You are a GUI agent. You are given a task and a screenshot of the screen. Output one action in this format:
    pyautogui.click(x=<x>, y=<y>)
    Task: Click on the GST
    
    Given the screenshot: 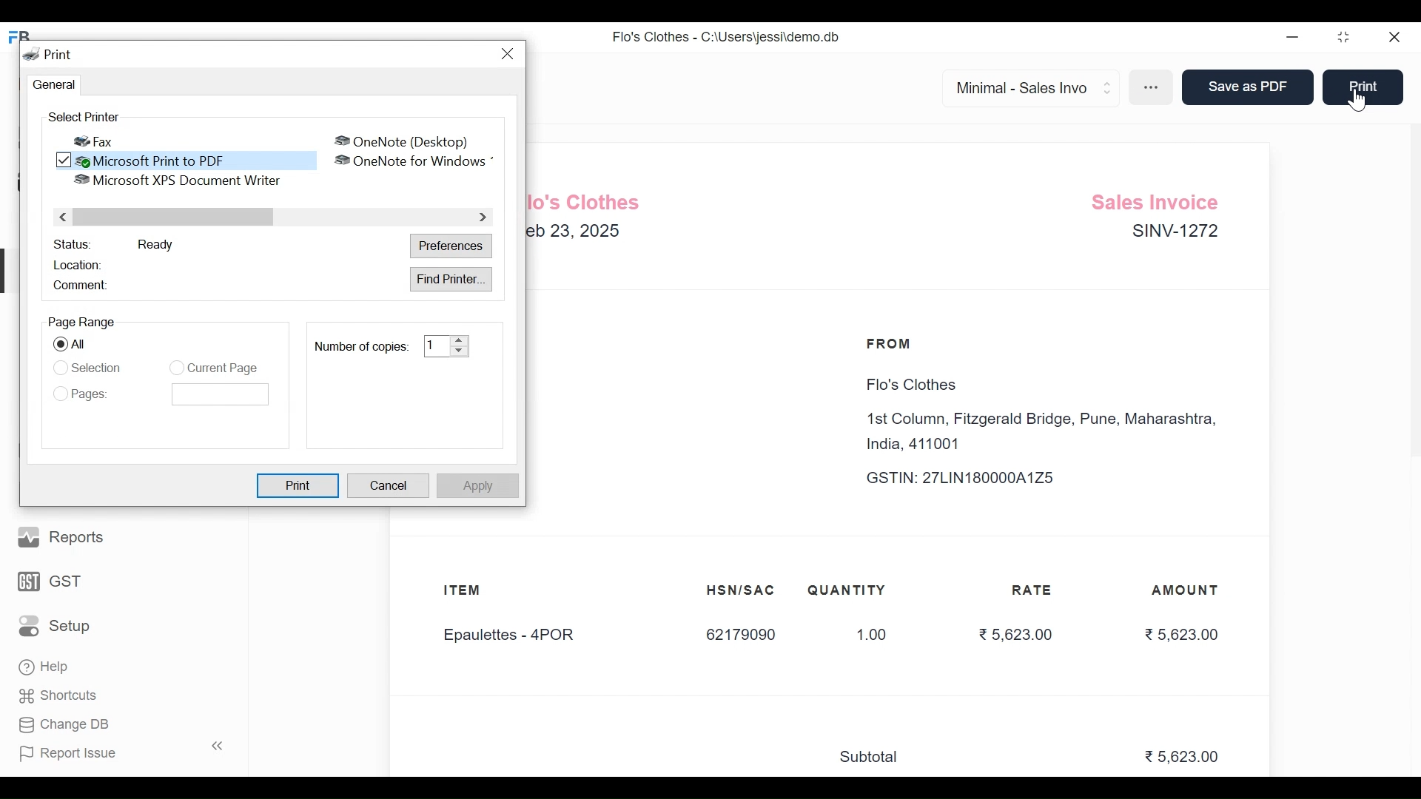 What is the action you would take?
    pyautogui.click(x=50, y=580)
    